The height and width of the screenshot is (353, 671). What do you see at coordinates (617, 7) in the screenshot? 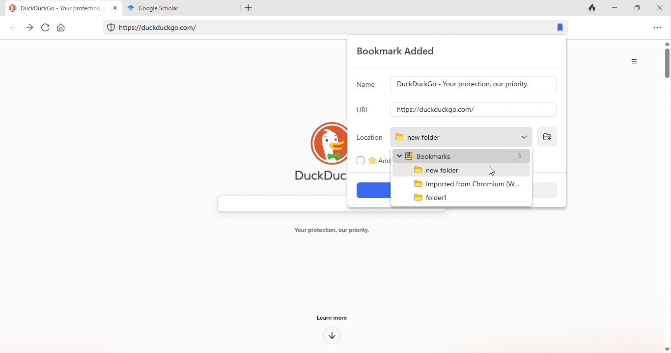
I see `minimize` at bounding box center [617, 7].